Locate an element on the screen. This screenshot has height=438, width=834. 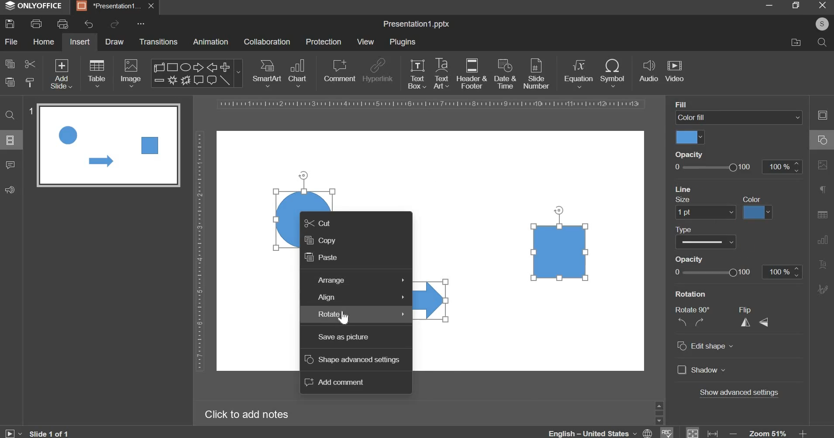
protection is located at coordinates (324, 41).